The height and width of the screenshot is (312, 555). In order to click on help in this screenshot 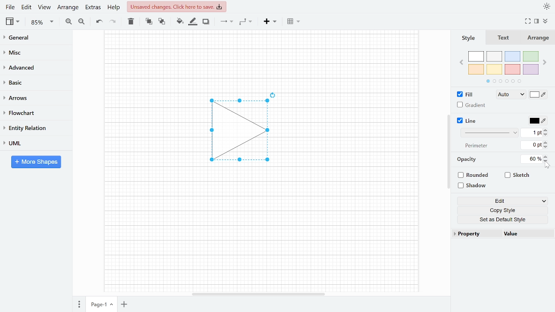, I will do `click(114, 7)`.